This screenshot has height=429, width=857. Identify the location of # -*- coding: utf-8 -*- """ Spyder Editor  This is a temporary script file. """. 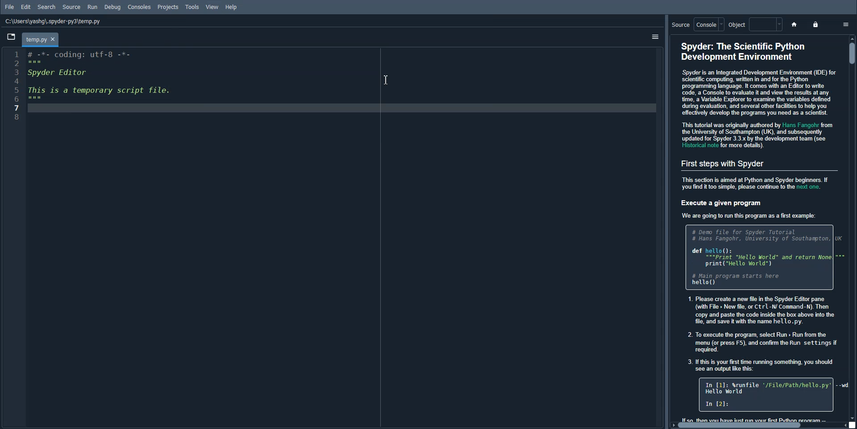
(344, 238).